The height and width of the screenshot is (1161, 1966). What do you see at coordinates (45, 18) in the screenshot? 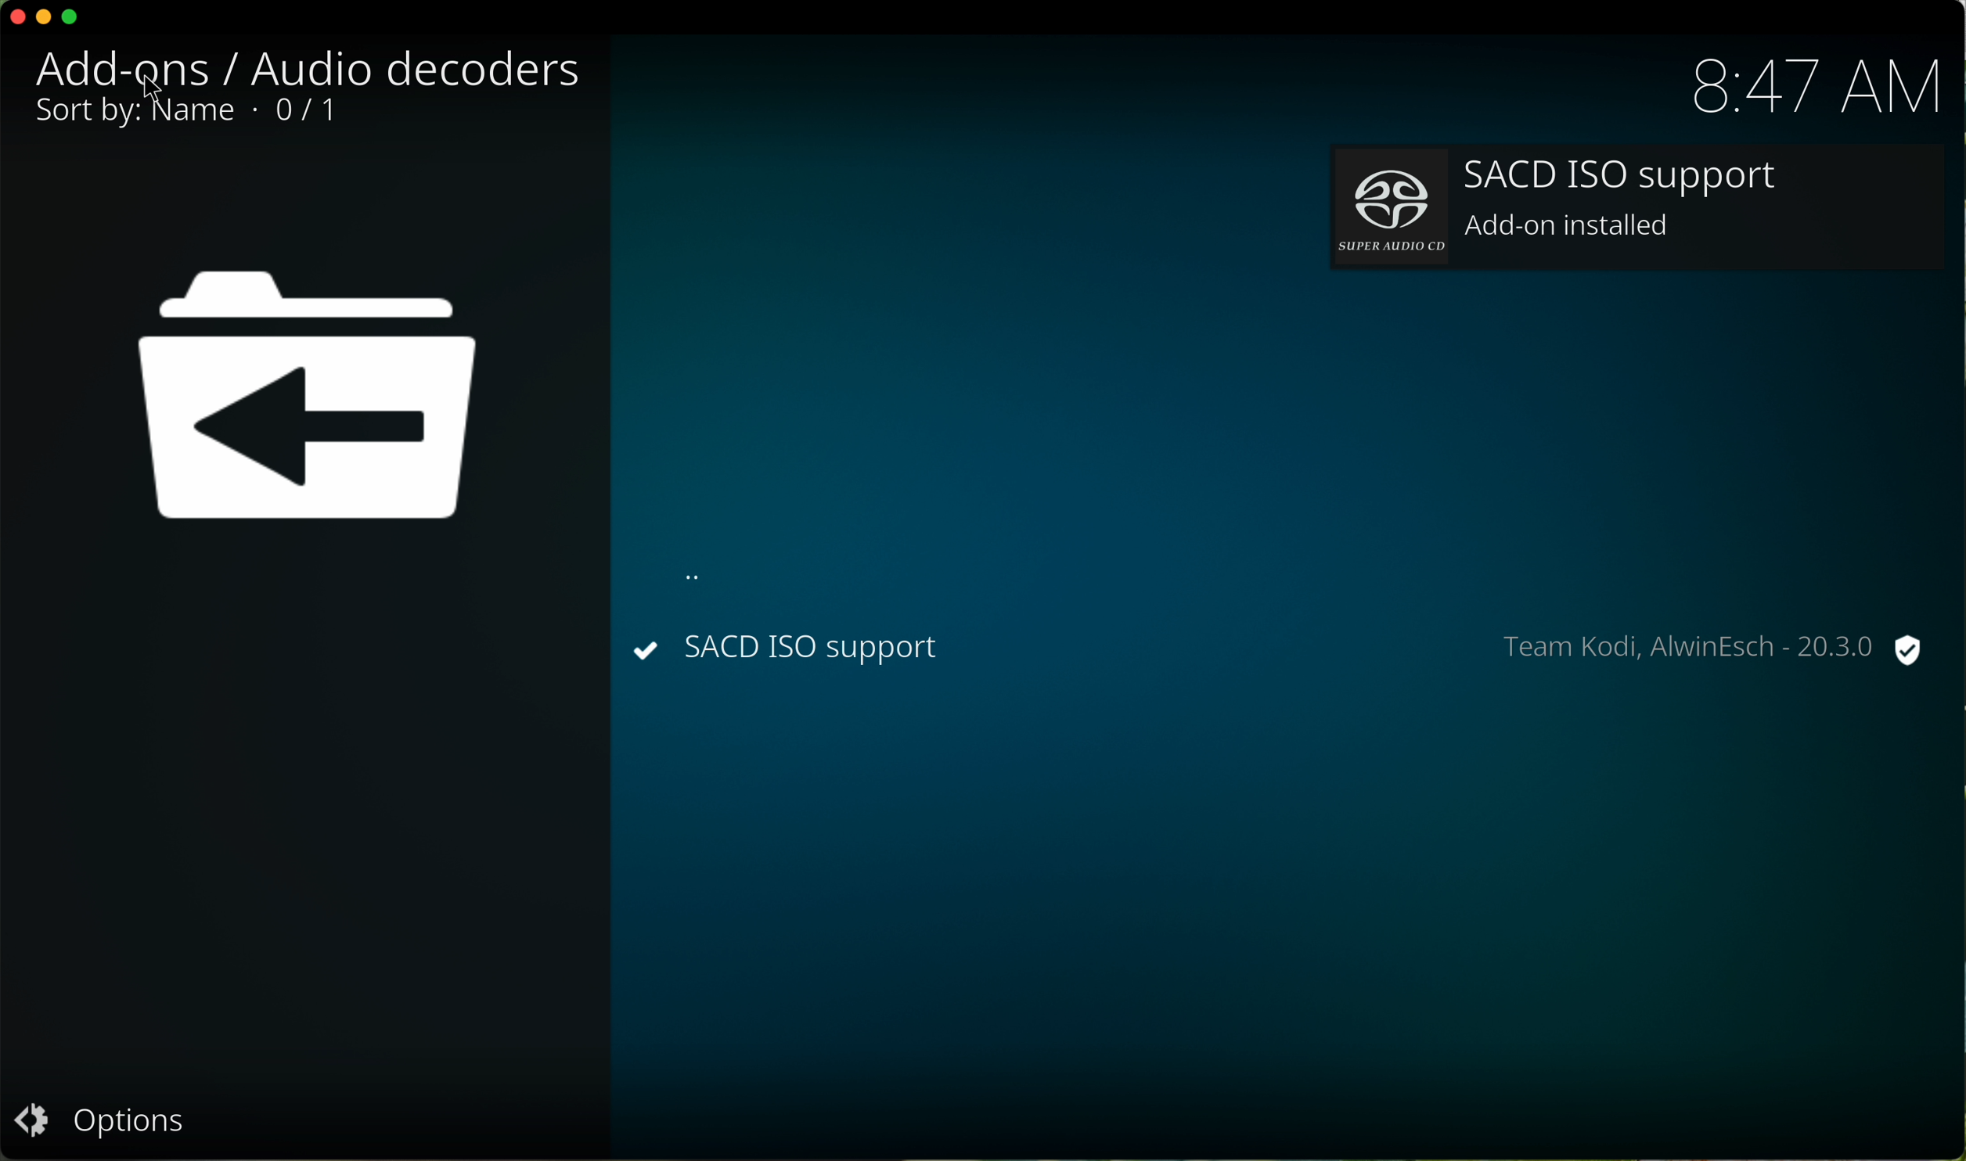
I see `minimize program` at bounding box center [45, 18].